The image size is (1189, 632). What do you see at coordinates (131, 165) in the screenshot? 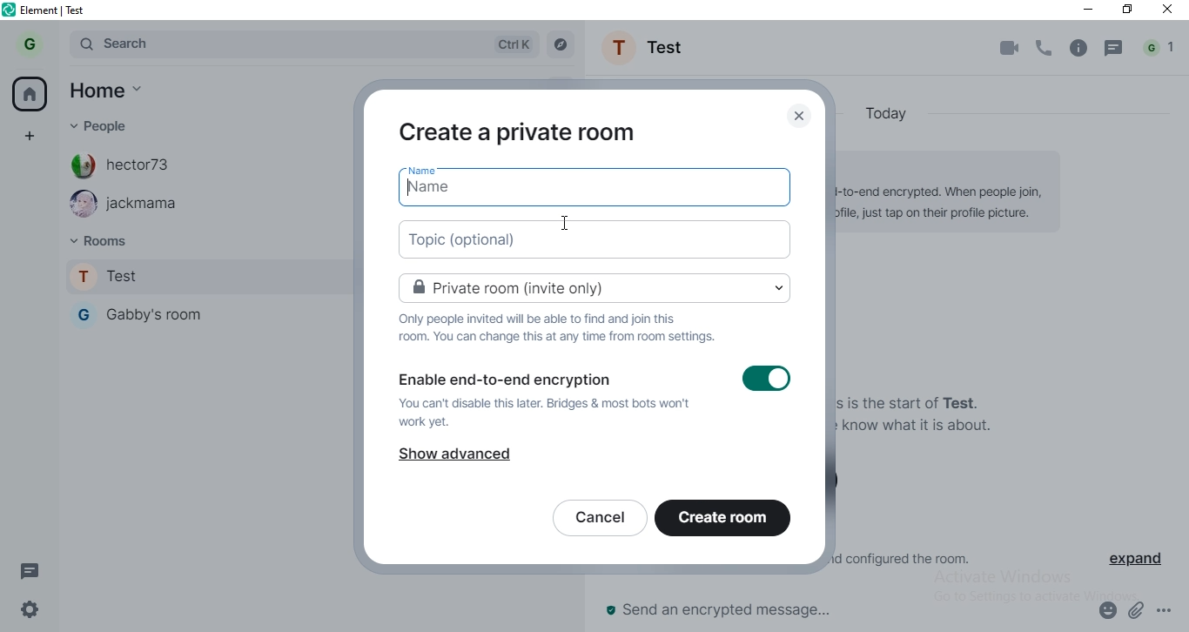
I see `hector73` at bounding box center [131, 165].